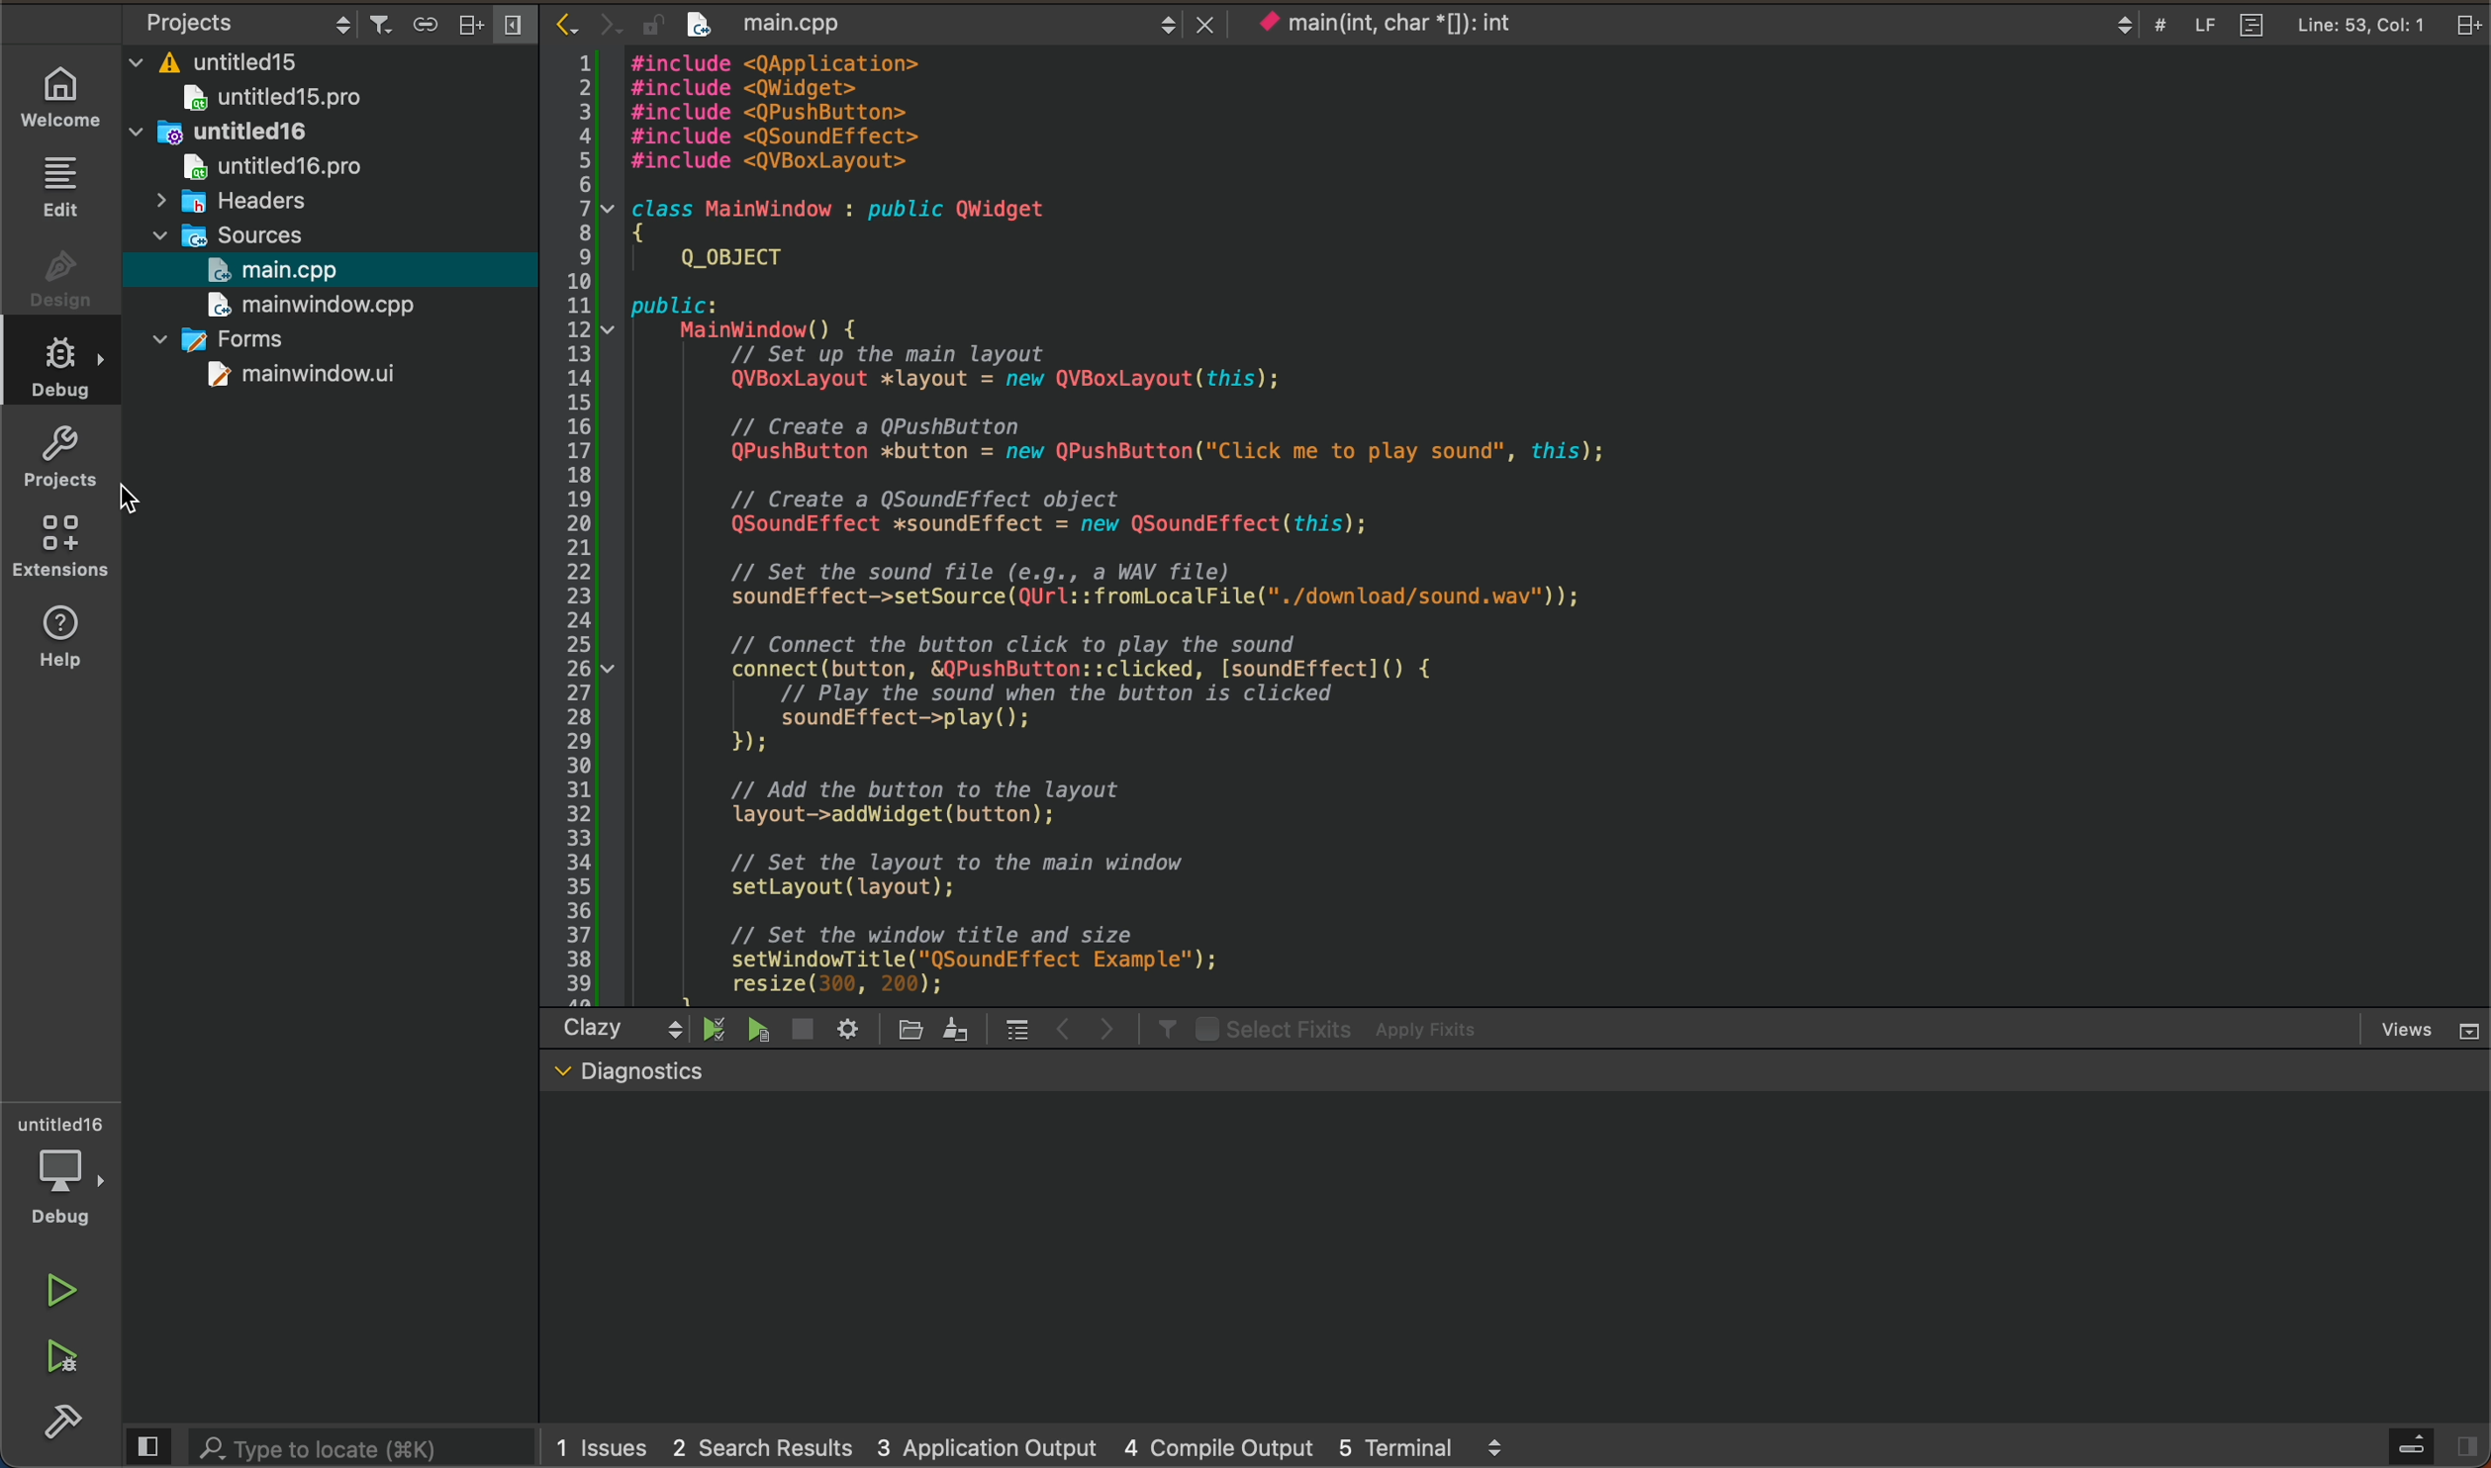  Describe the element at coordinates (2428, 1030) in the screenshot. I see `close terminal` at that location.